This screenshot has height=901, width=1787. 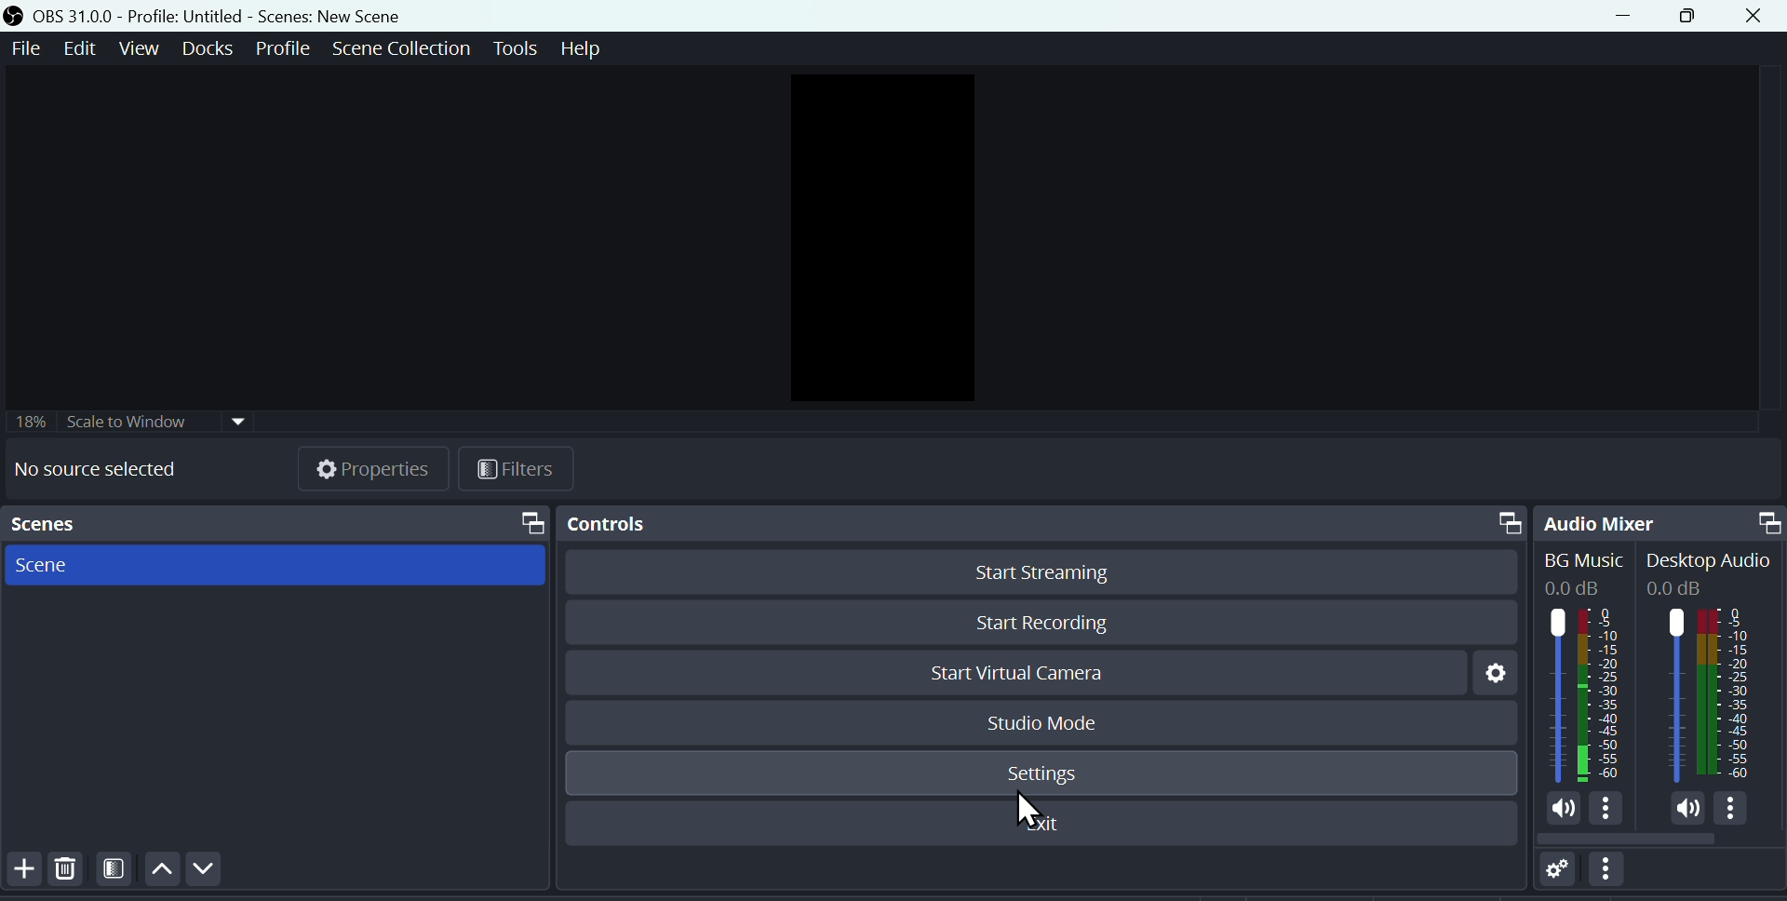 What do you see at coordinates (1758, 17) in the screenshot?
I see `Close` at bounding box center [1758, 17].